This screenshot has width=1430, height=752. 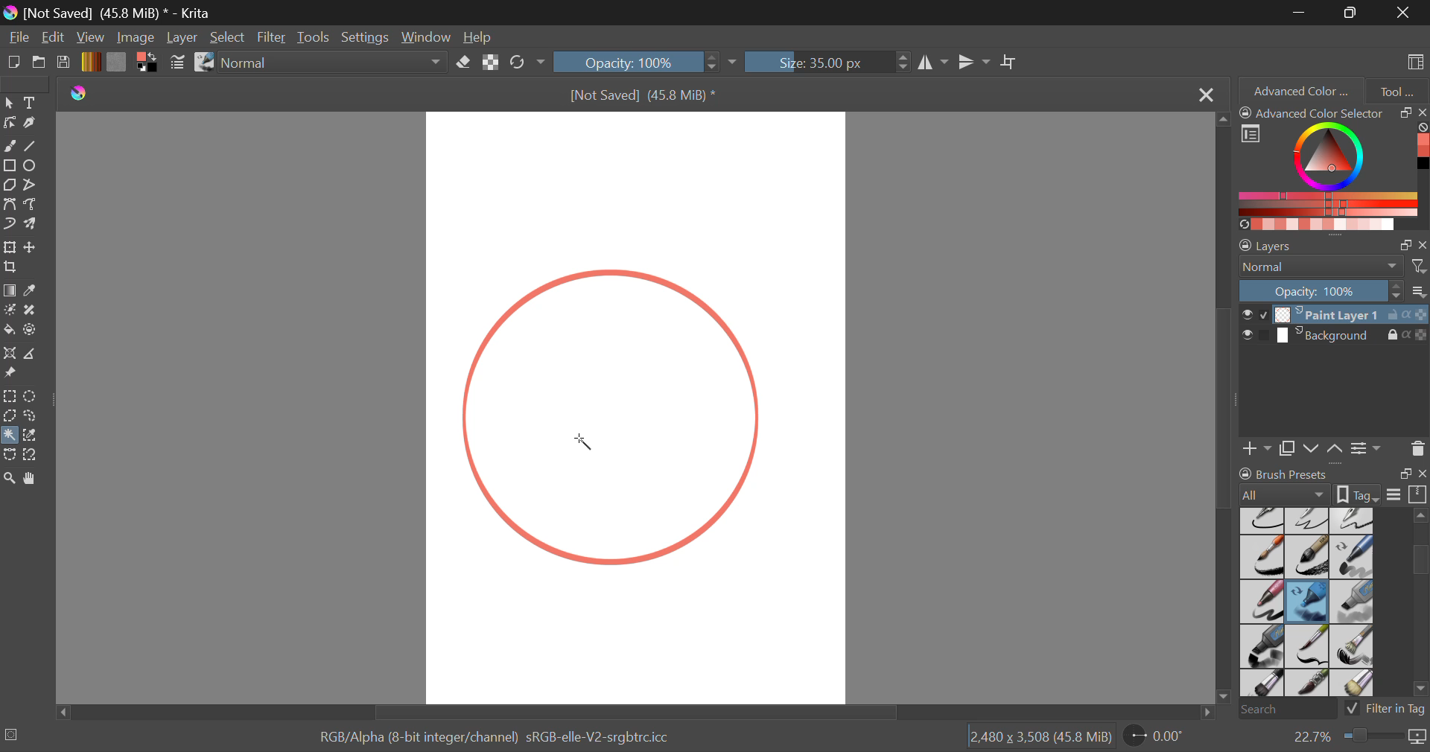 What do you see at coordinates (1260, 558) in the screenshot?
I see `Ink-7 Brush Rough` at bounding box center [1260, 558].